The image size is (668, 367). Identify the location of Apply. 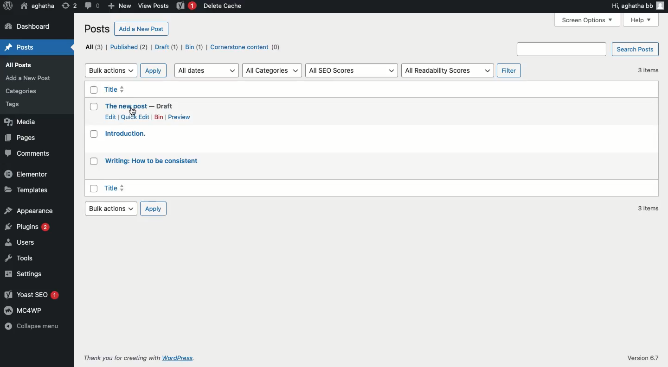
(152, 208).